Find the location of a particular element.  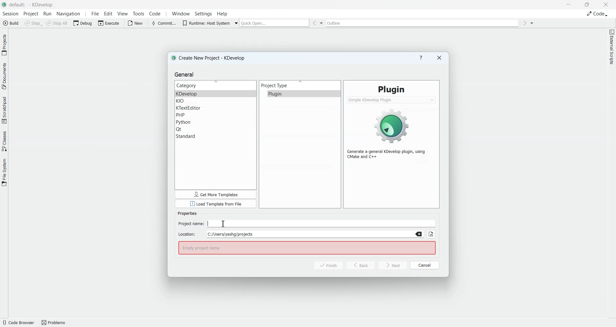

Settings is located at coordinates (203, 13).